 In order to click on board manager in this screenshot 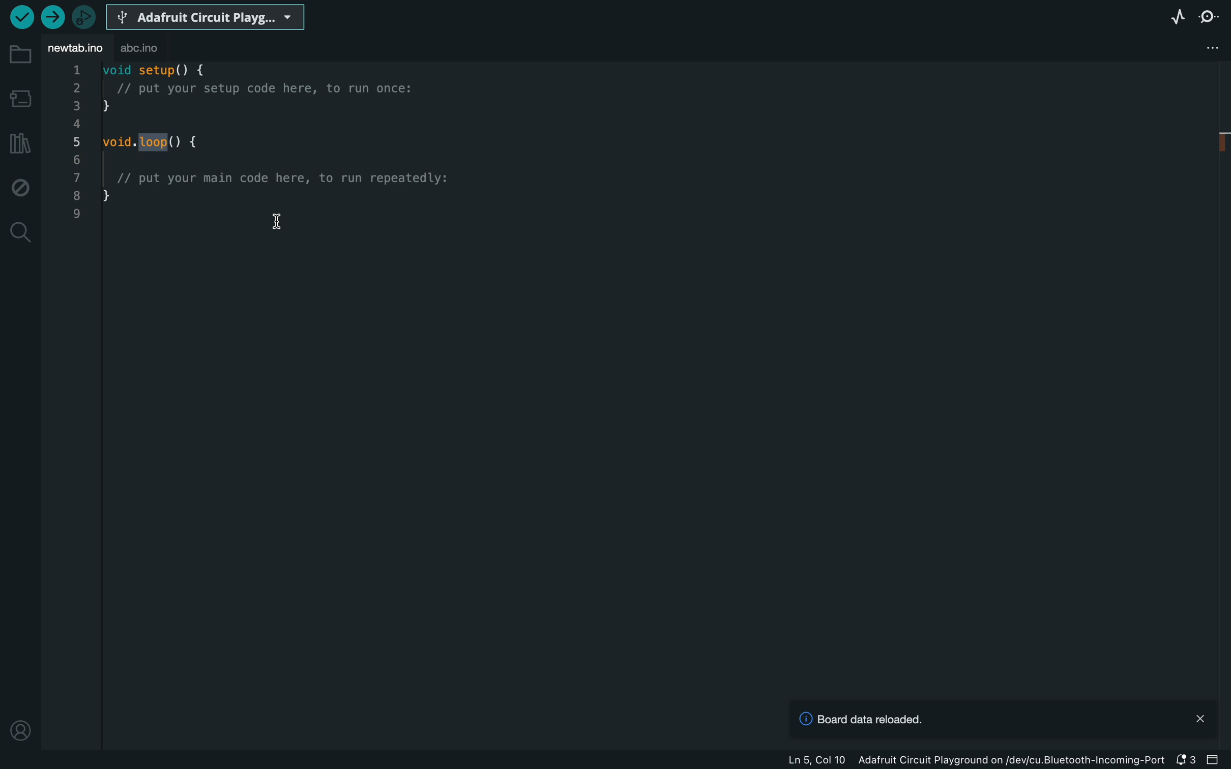, I will do `click(19, 99)`.